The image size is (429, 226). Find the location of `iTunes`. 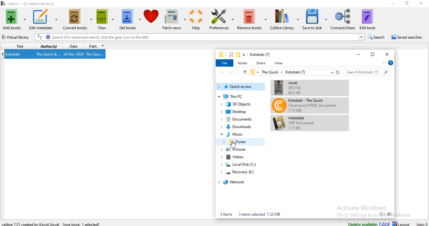

iTunes is located at coordinates (239, 142).